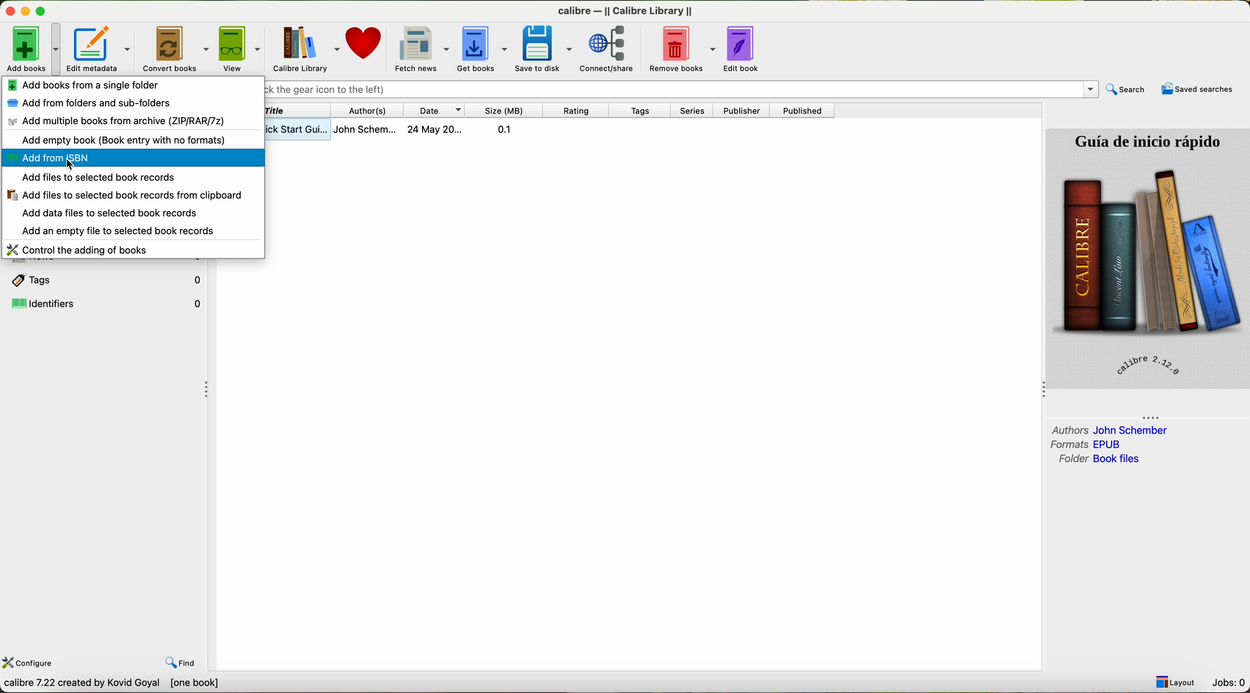 Image resolution: width=1250 pixels, height=693 pixels. I want to click on tags, so click(639, 112).